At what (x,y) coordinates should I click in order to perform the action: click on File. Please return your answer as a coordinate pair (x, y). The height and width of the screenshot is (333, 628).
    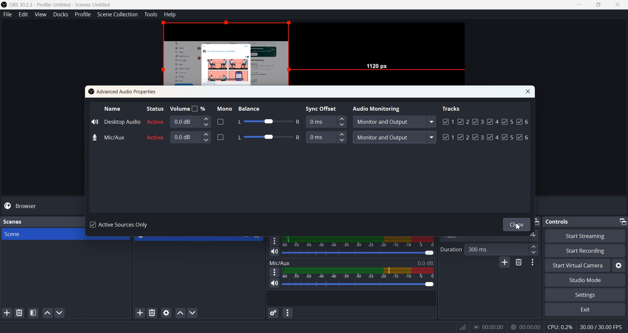
    Looking at the image, I should click on (8, 15).